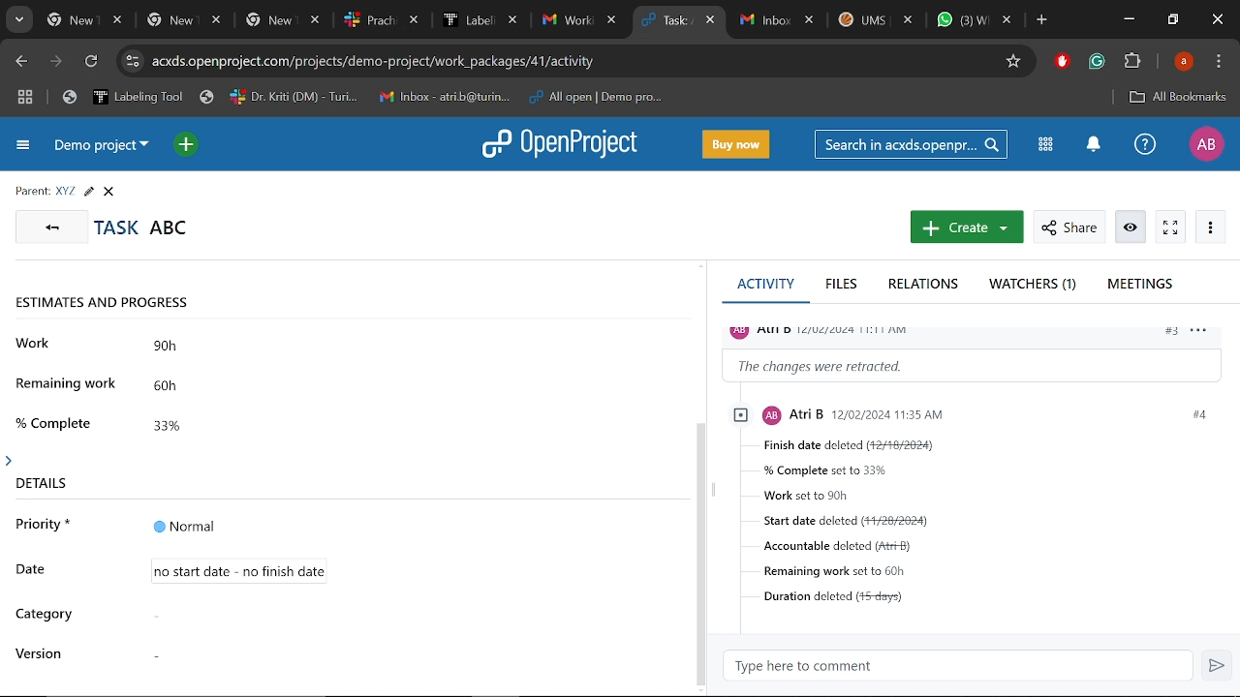  Describe the element at coordinates (1035, 285) in the screenshot. I see `Watchers` at that location.